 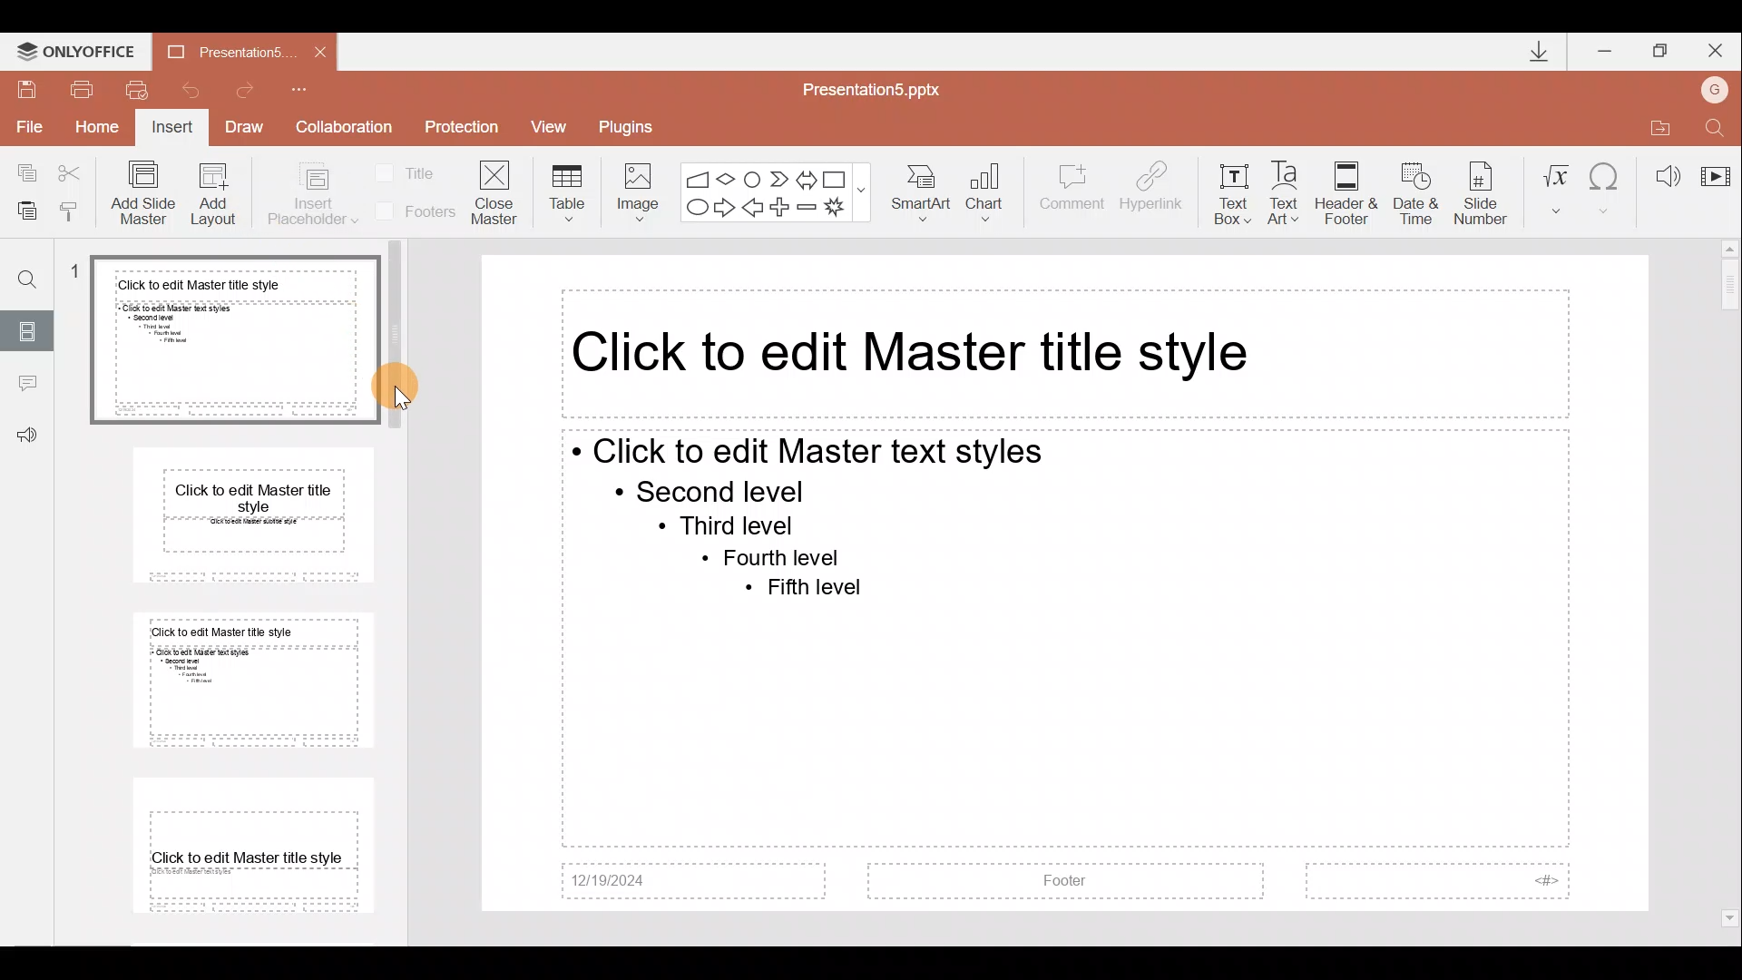 What do you see at coordinates (26, 126) in the screenshot?
I see `File` at bounding box center [26, 126].